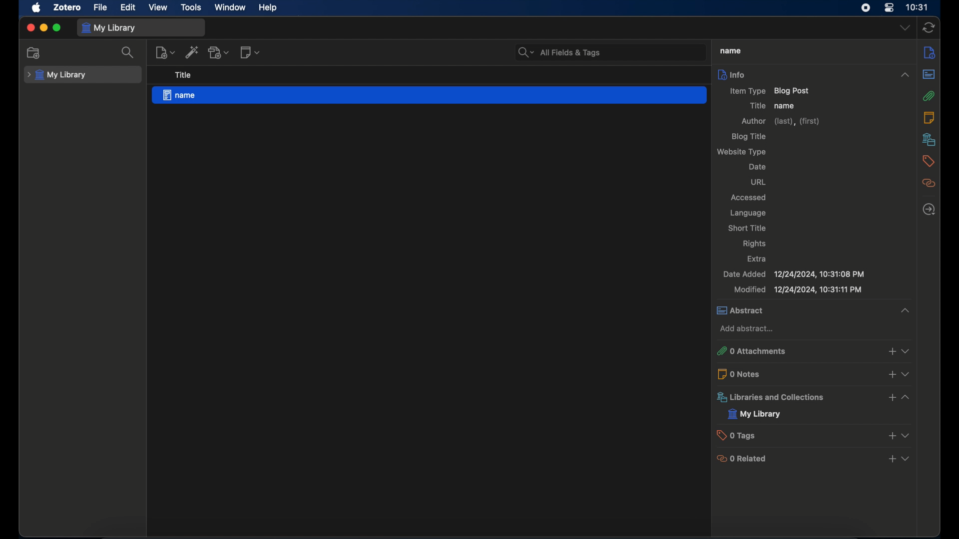  I want to click on accessed, so click(749, 198).